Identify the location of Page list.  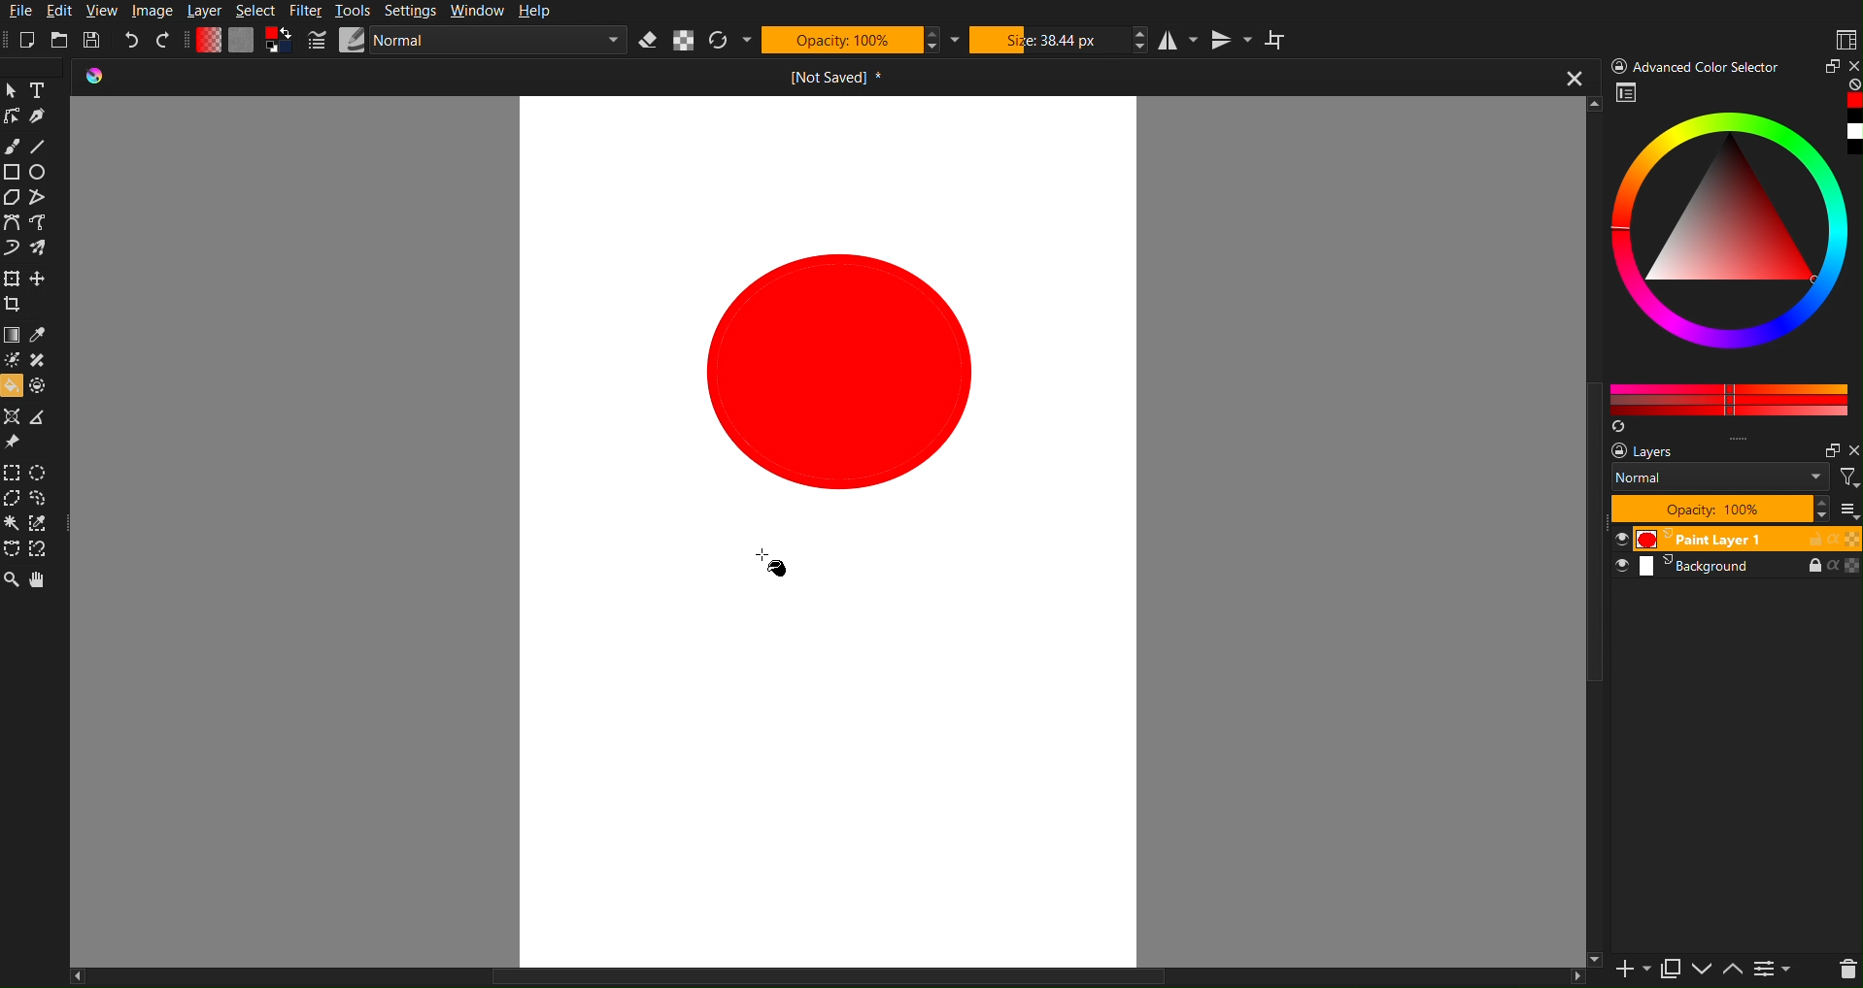
(1778, 971).